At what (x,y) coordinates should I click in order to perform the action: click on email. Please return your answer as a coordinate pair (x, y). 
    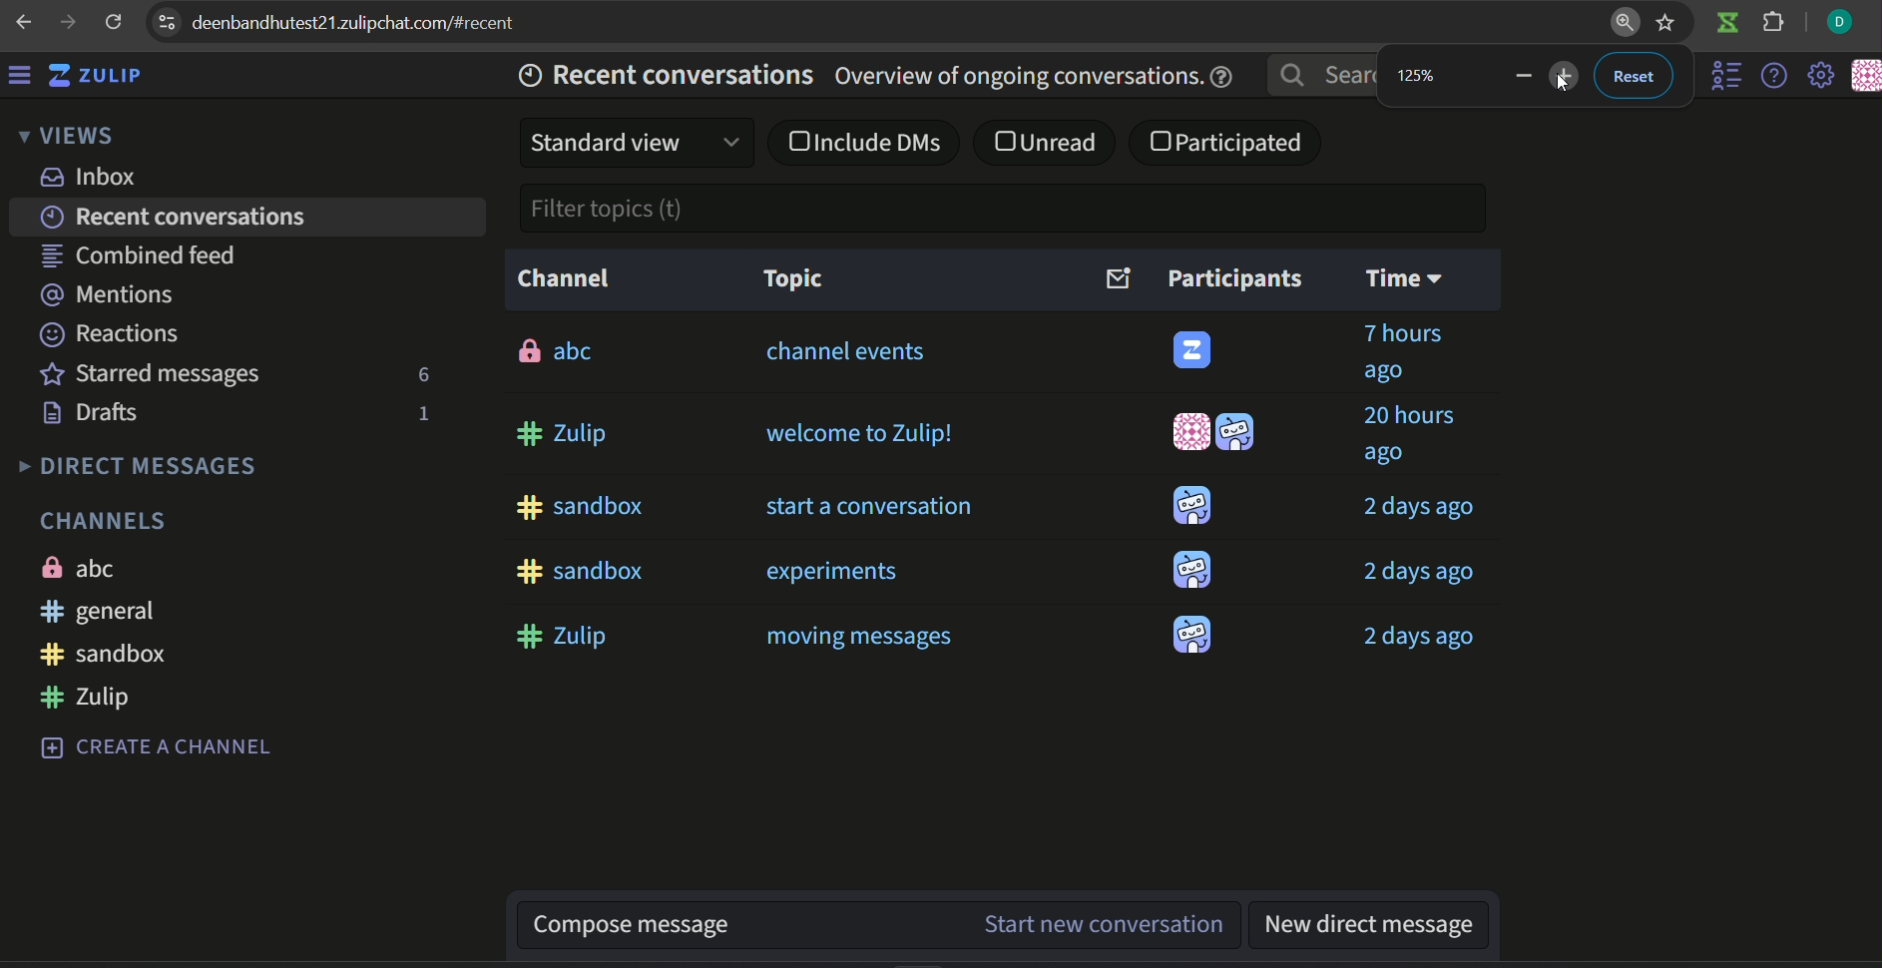
    Looking at the image, I should click on (1117, 277).